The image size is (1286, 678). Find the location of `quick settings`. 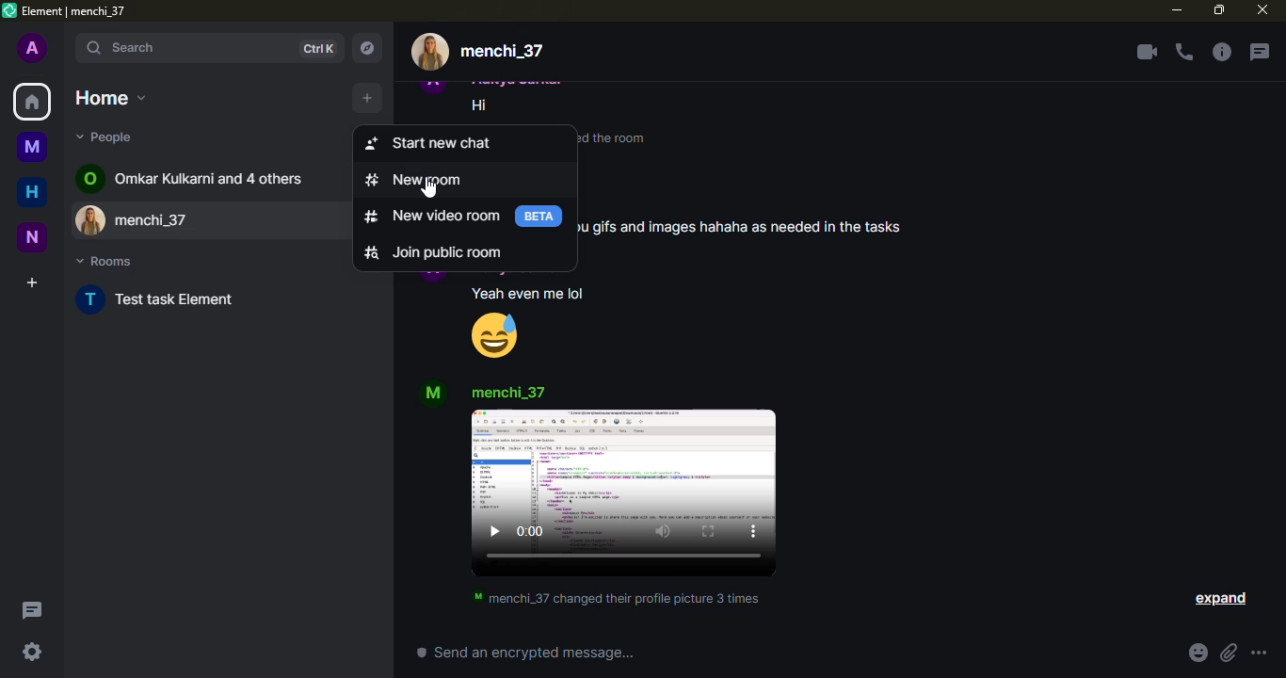

quick settings is located at coordinates (32, 652).